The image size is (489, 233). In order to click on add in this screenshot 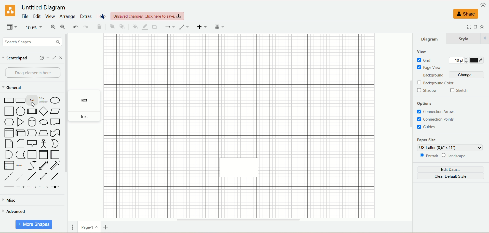, I will do `click(47, 58)`.